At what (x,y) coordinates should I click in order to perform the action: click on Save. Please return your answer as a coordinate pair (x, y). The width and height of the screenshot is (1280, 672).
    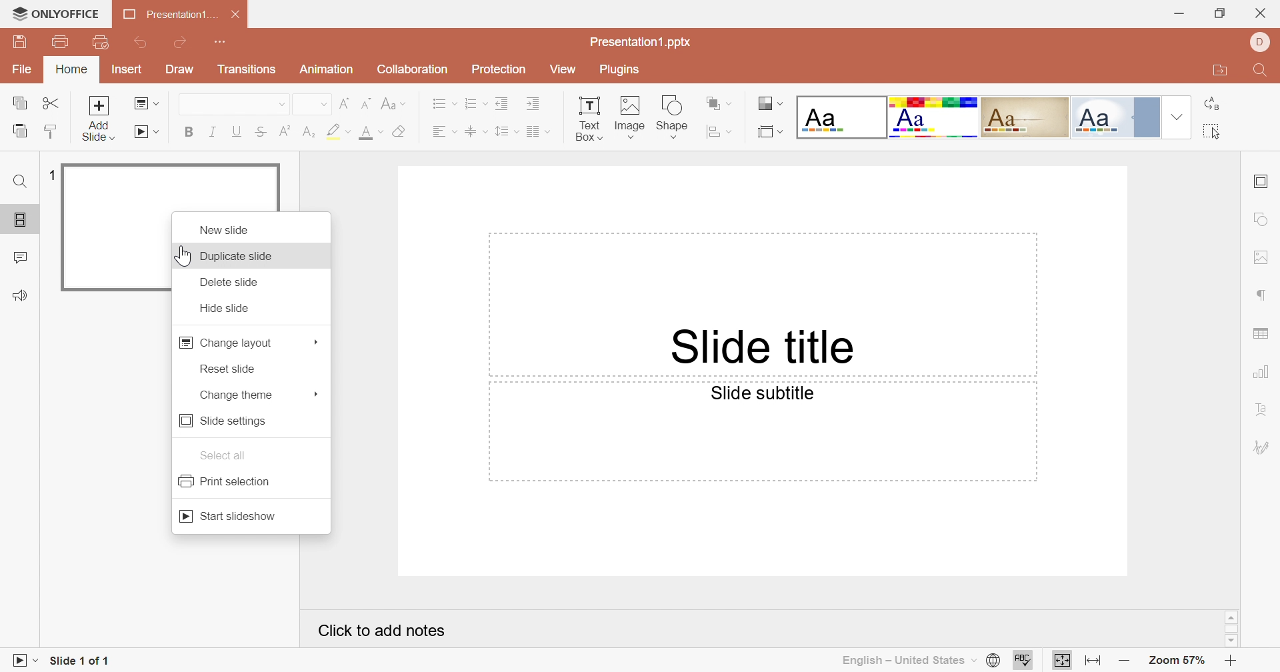
    Looking at the image, I should click on (25, 41).